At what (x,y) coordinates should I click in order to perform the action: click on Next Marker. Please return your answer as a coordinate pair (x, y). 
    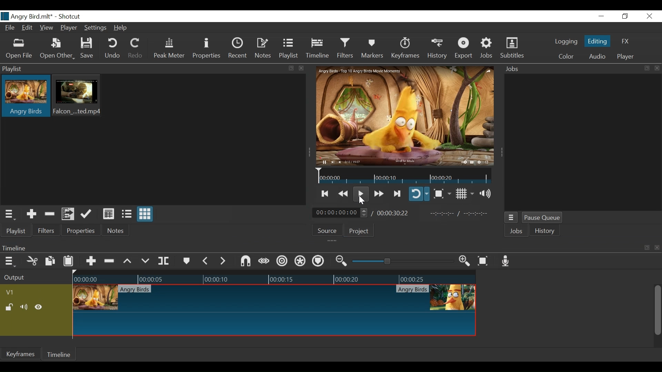
    Looking at the image, I should click on (223, 261).